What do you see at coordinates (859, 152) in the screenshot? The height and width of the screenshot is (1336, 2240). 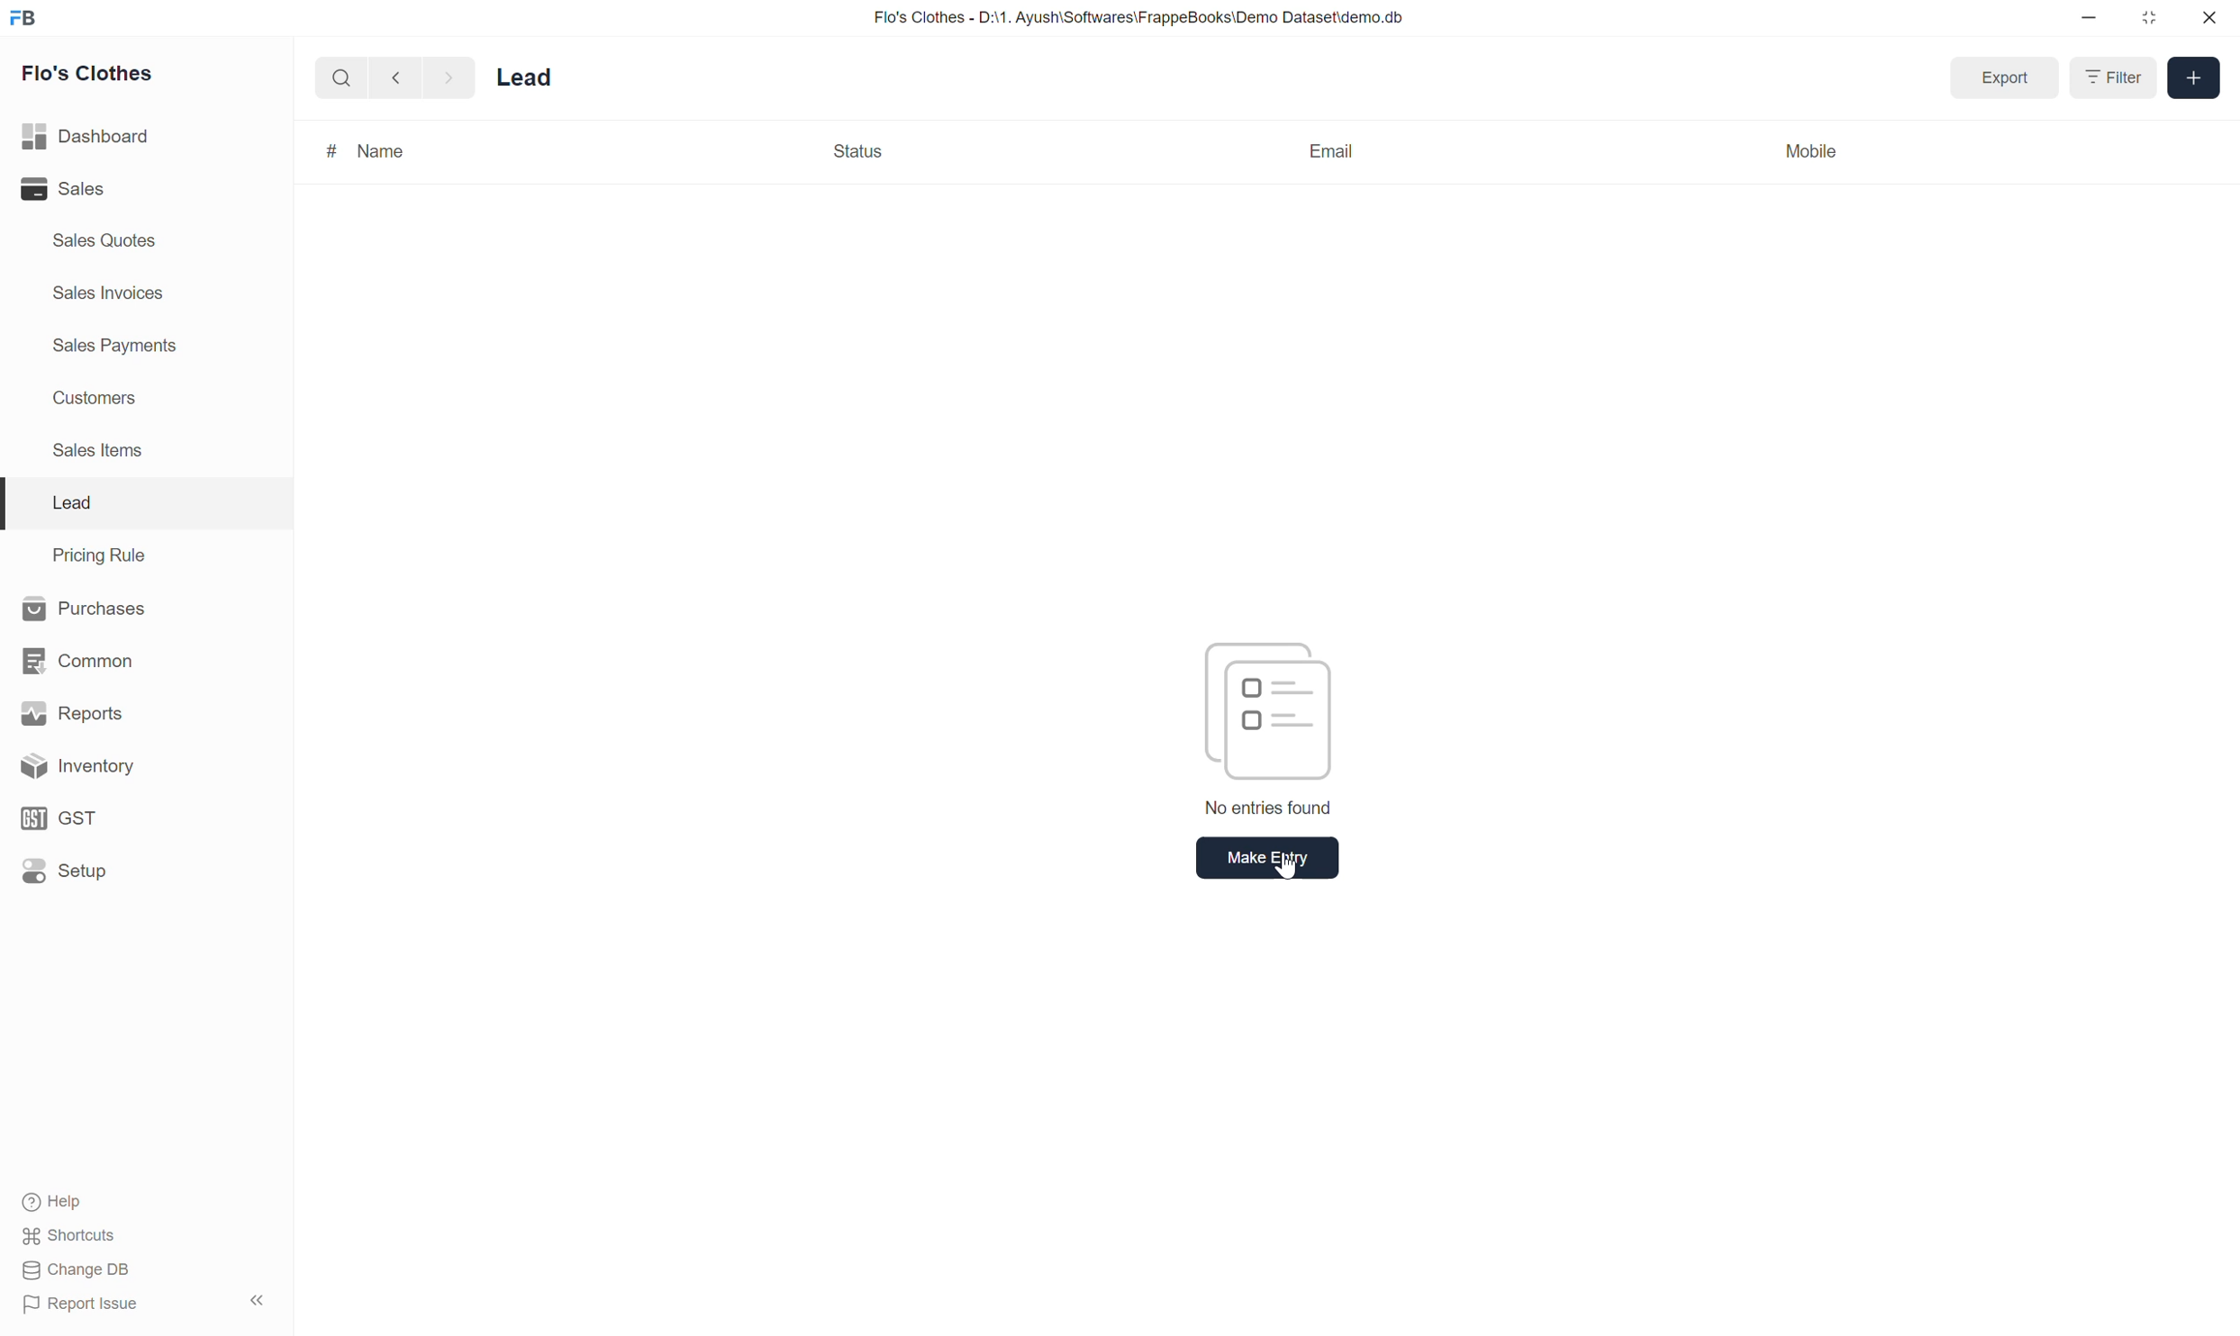 I see `Status` at bounding box center [859, 152].